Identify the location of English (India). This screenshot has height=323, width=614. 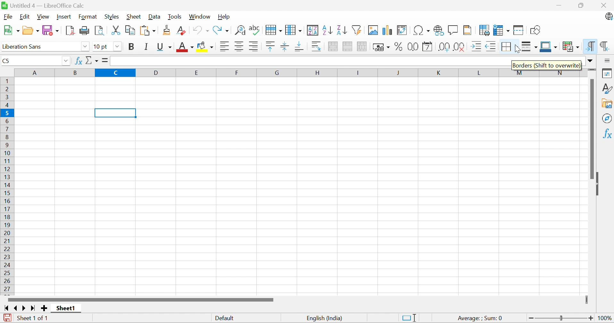
(325, 318).